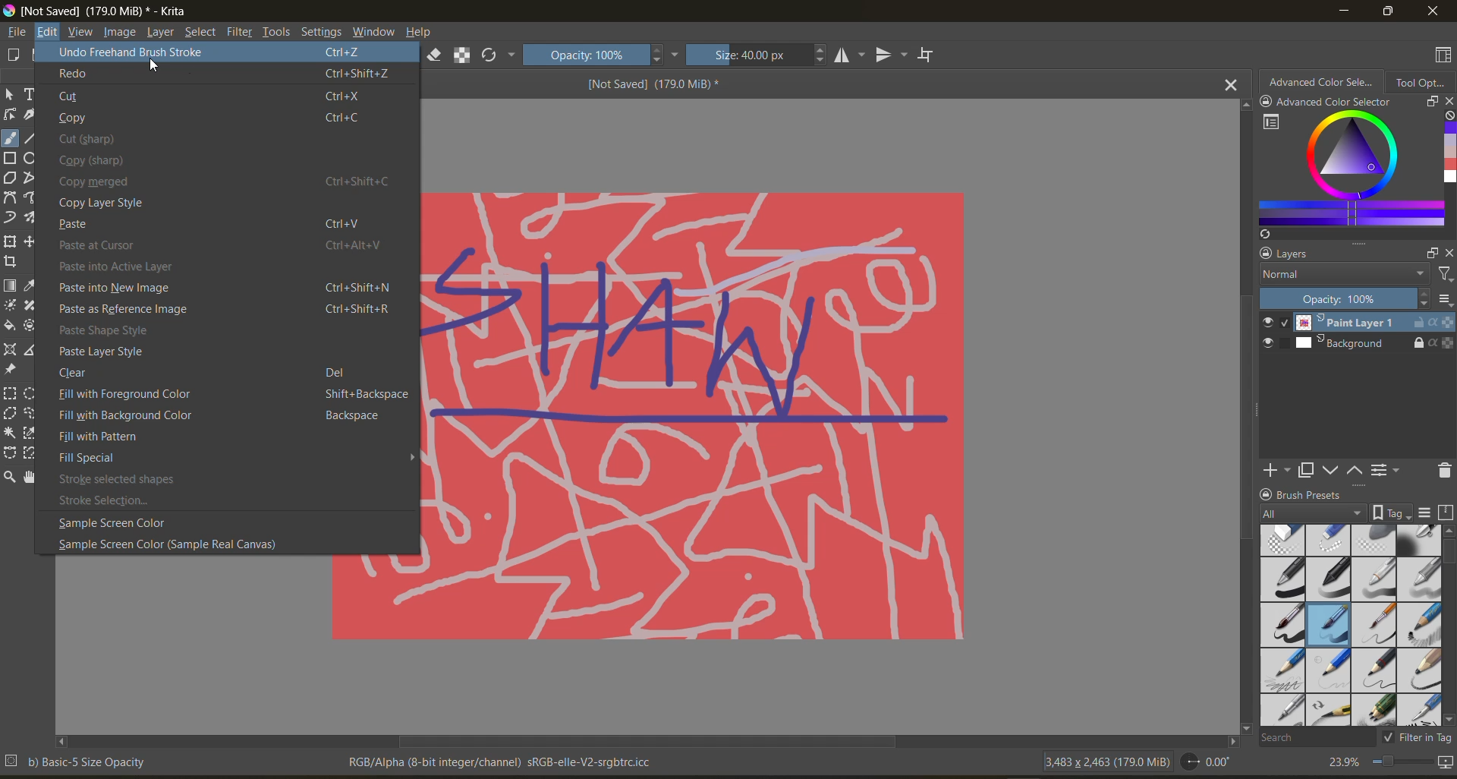 The height and width of the screenshot is (779, 1457). What do you see at coordinates (112, 524) in the screenshot?
I see `sample screen color` at bounding box center [112, 524].